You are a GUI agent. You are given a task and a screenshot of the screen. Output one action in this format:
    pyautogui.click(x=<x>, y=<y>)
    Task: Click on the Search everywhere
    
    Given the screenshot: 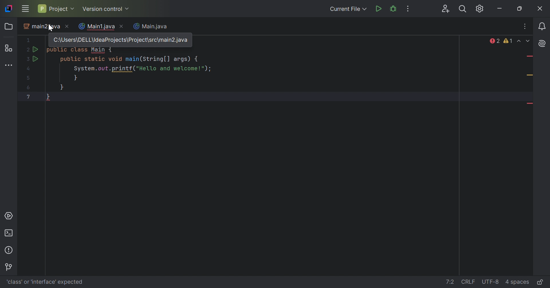 What is the action you would take?
    pyautogui.click(x=464, y=9)
    